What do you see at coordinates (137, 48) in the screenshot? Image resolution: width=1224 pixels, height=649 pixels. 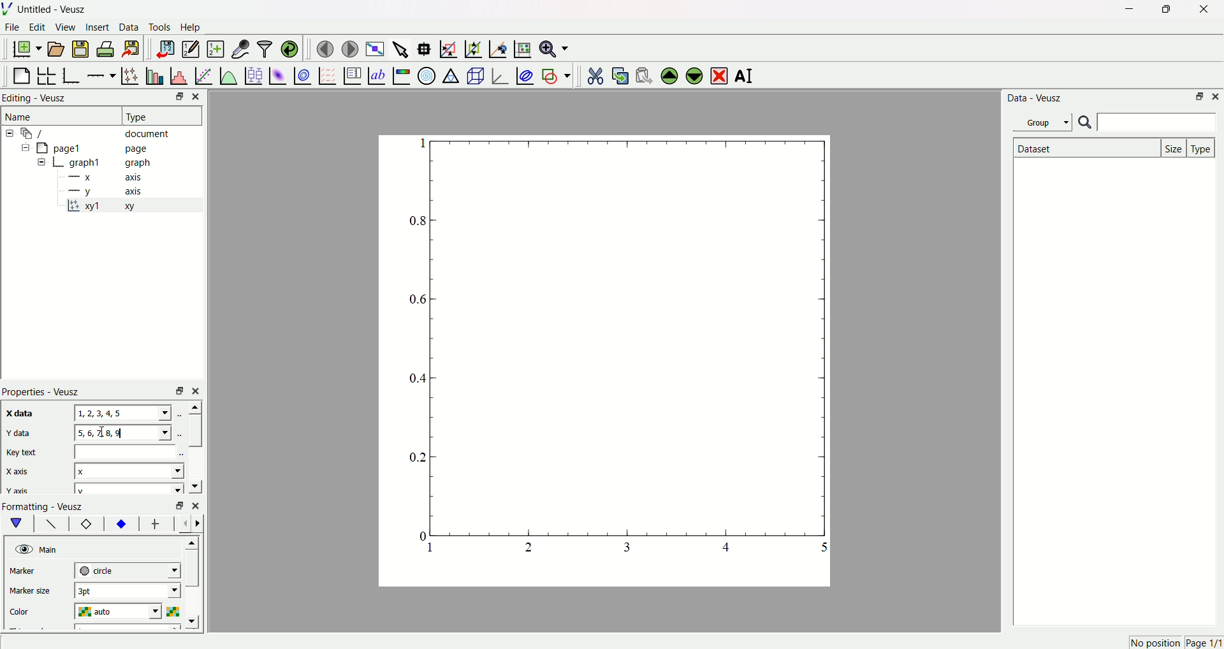 I see `export document` at bounding box center [137, 48].